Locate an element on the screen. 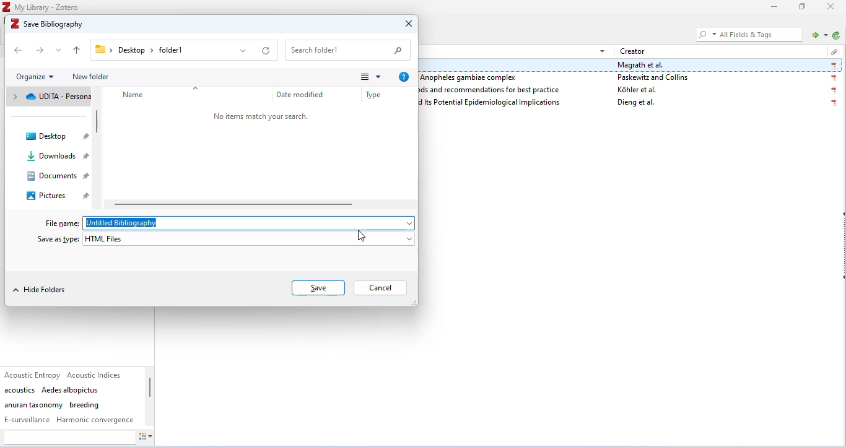 This screenshot has height=447, width=846. documents is located at coordinates (60, 176).